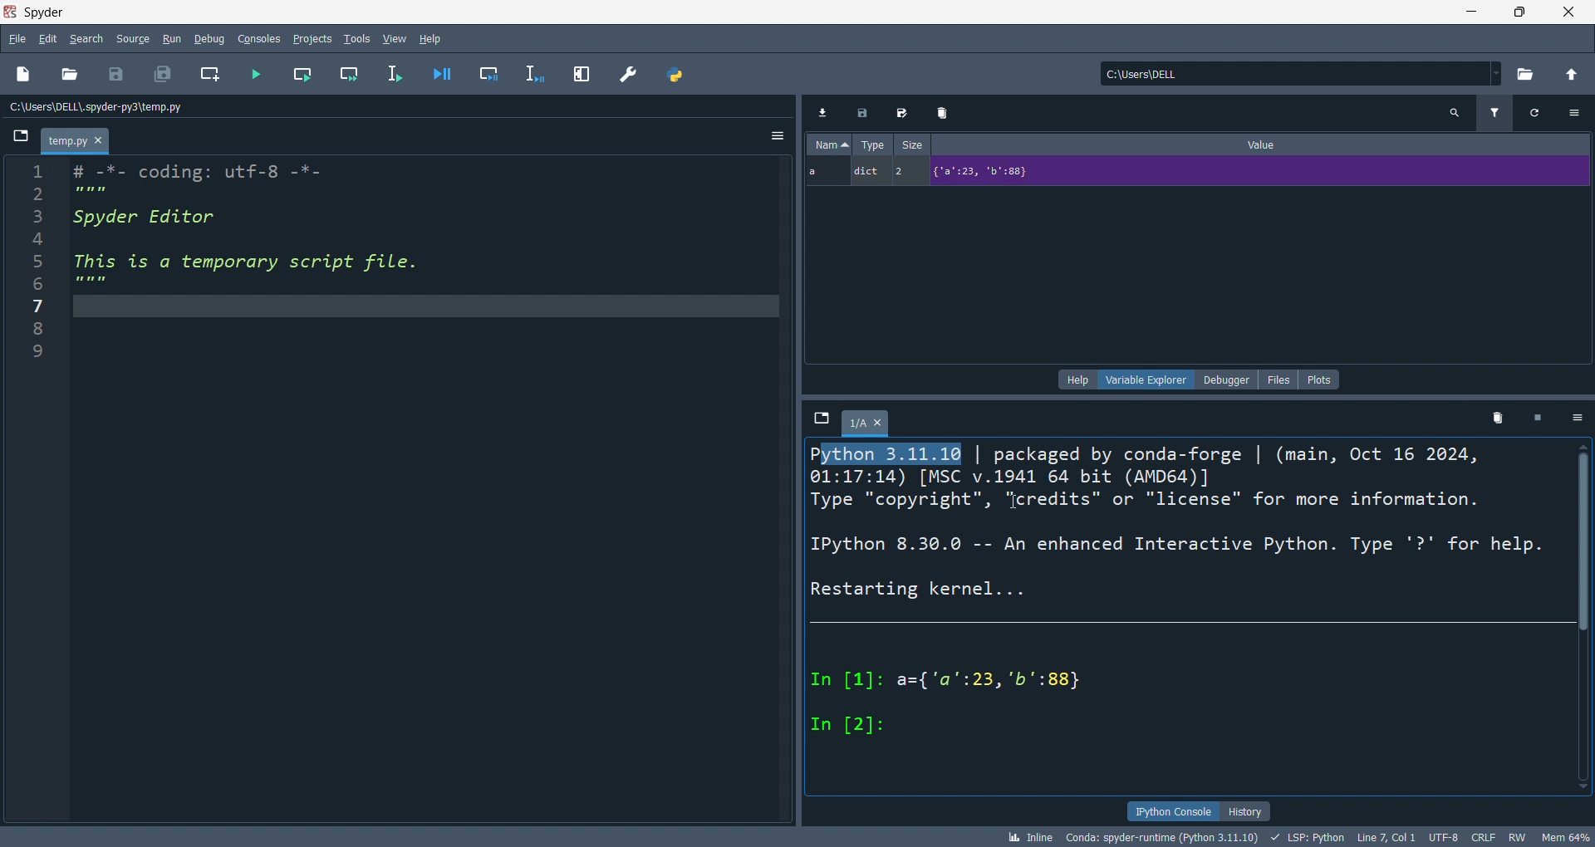 This screenshot has height=847, width=1595. Describe the element at coordinates (33, 489) in the screenshot. I see `line number` at that location.